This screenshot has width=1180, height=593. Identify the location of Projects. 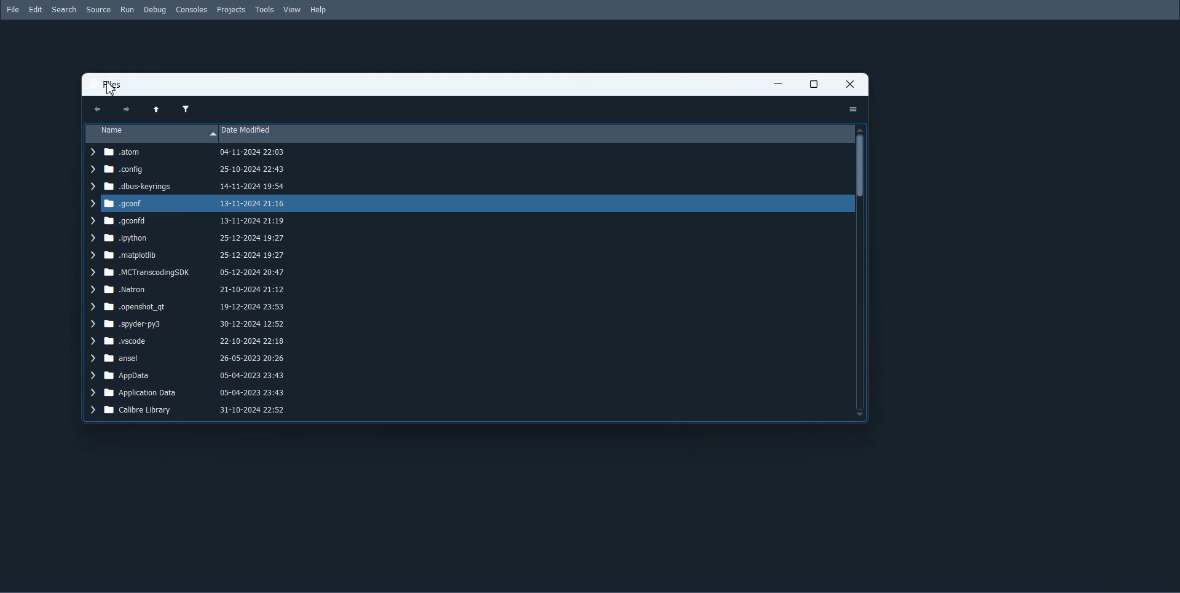
(231, 9).